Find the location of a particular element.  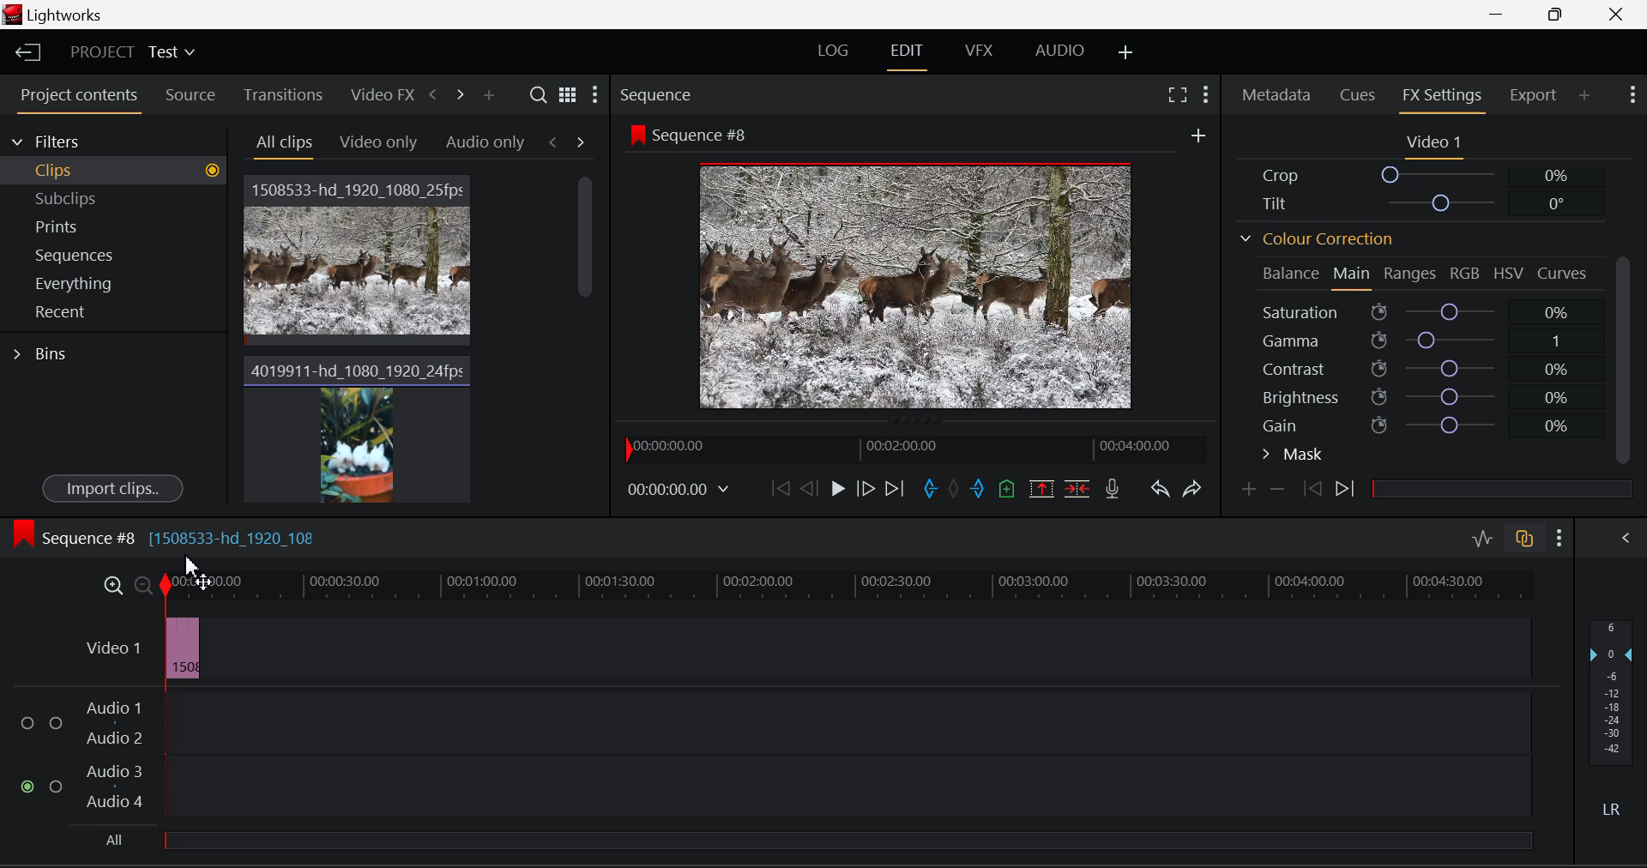

Subclips is located at coordinates (124, 198).